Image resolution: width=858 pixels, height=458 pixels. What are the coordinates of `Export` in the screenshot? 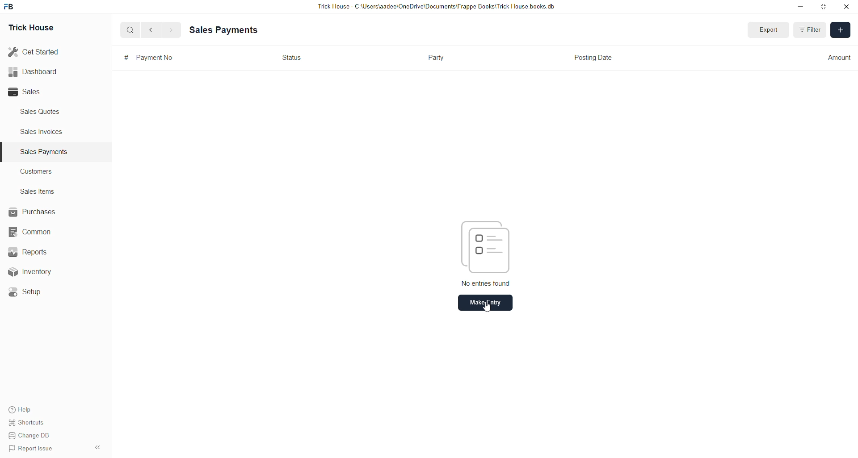 It's located at (769, 30).